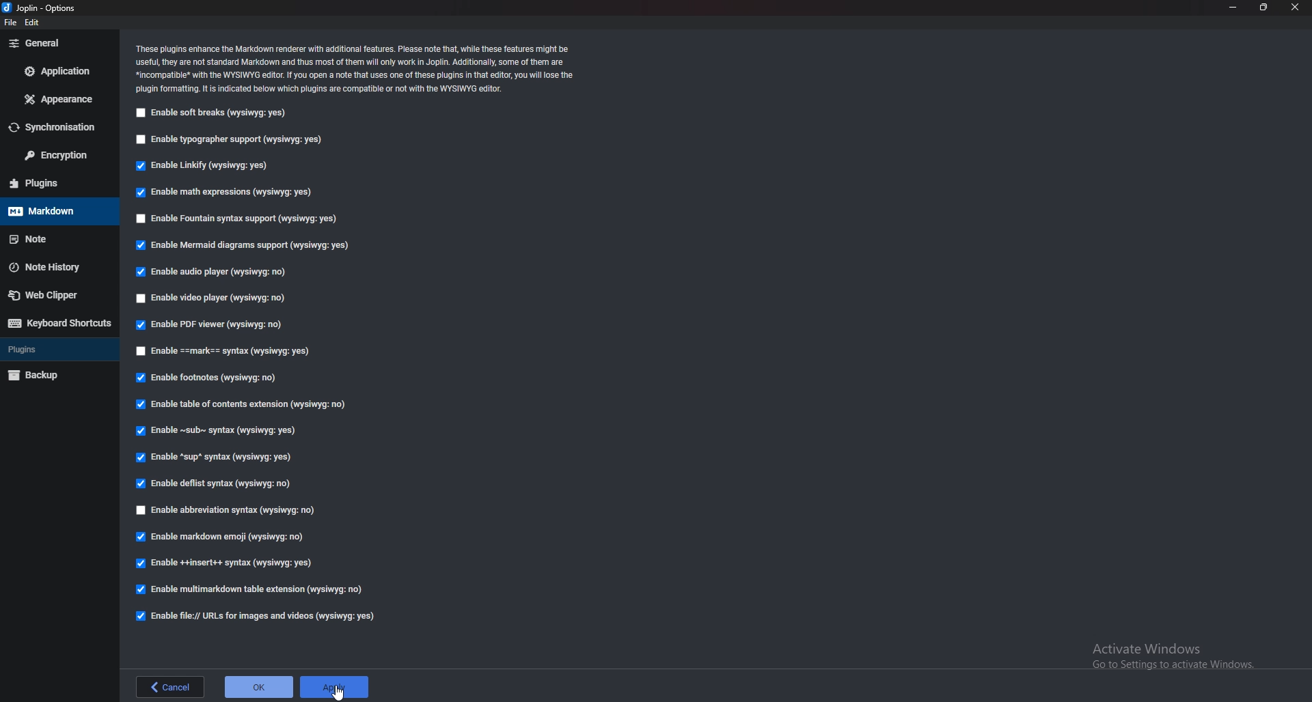  Describe the element at coordinates (173, 686) in the screenshot. I see `back` at that location.